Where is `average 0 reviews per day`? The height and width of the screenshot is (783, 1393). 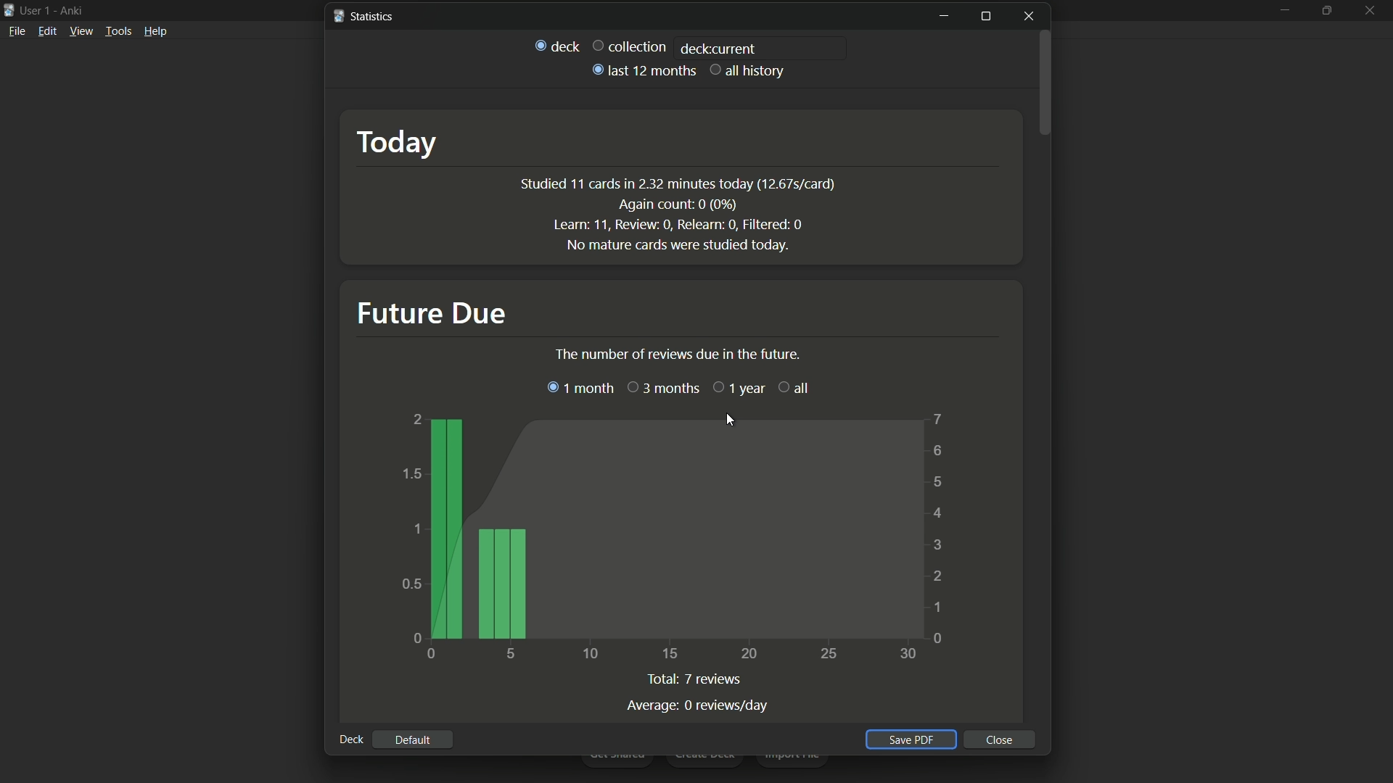
average 0 reviews per day is located at coordinates (697, 704).